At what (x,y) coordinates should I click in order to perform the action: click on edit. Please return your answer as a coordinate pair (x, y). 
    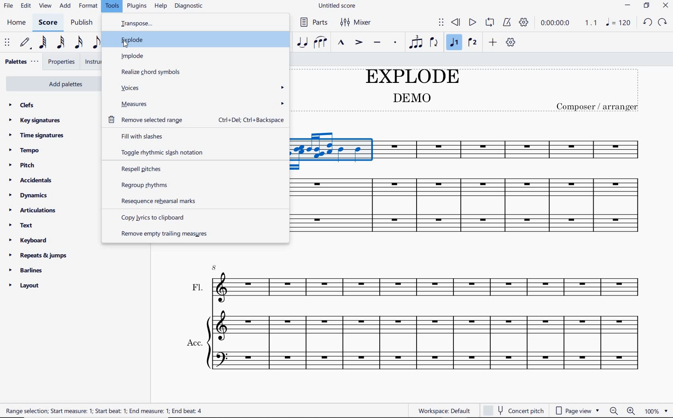
    Looking at the image, I should click on (26, 6).